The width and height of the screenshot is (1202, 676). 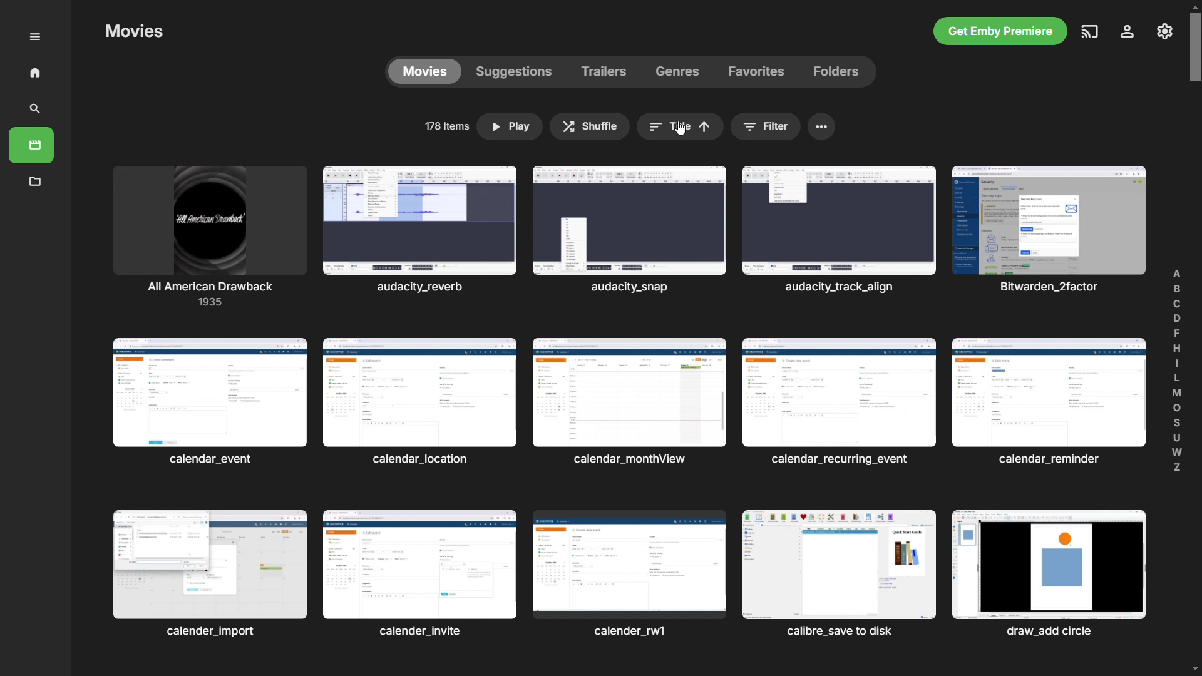 I want to click on , so click(x=841, y=573).